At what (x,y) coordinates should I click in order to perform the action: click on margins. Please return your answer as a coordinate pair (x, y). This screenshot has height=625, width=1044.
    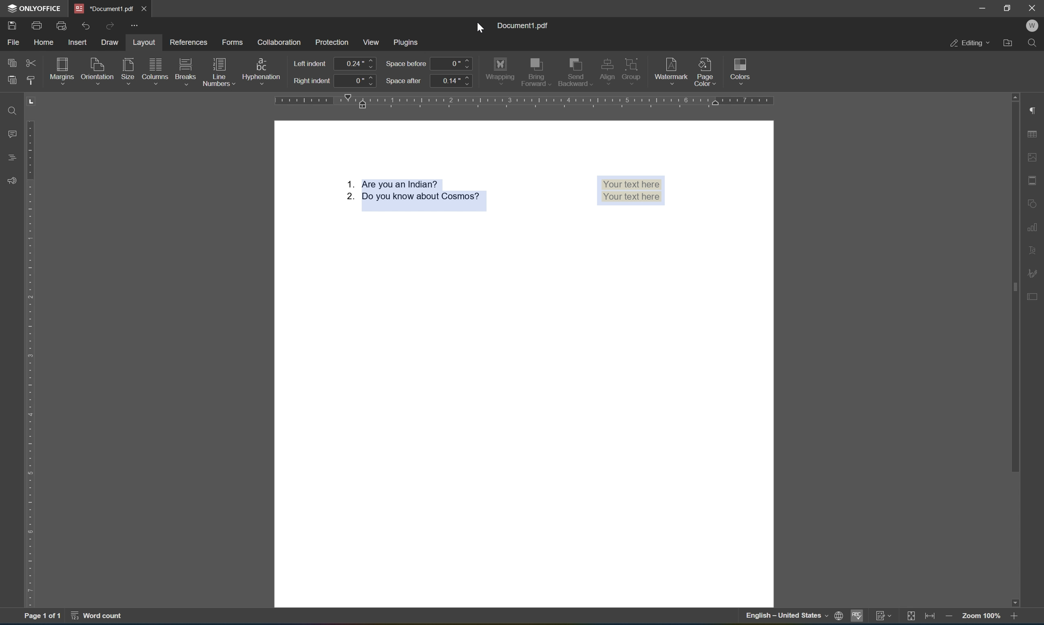
    Looking at the image, I should click on (64, 69).